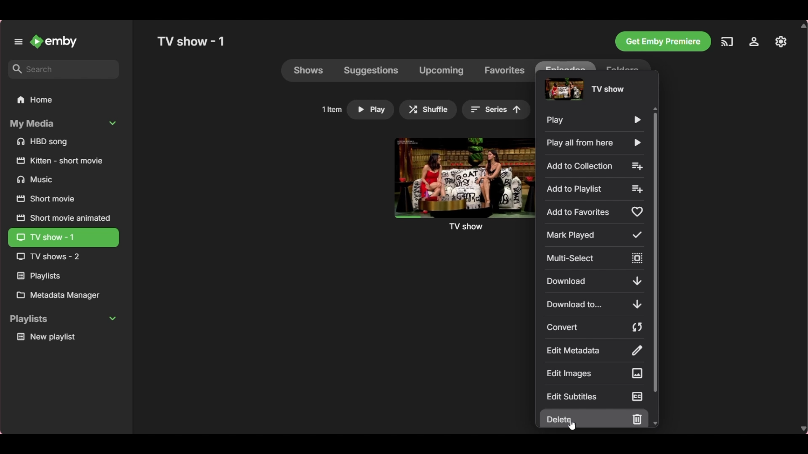  I want to click on Current sorting changed, so click(497, 109).